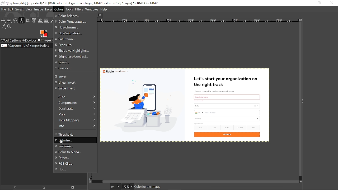 The height and width of the screenshot is (190, 338). I want to click on Horizontal labe;, so click(194, 21).